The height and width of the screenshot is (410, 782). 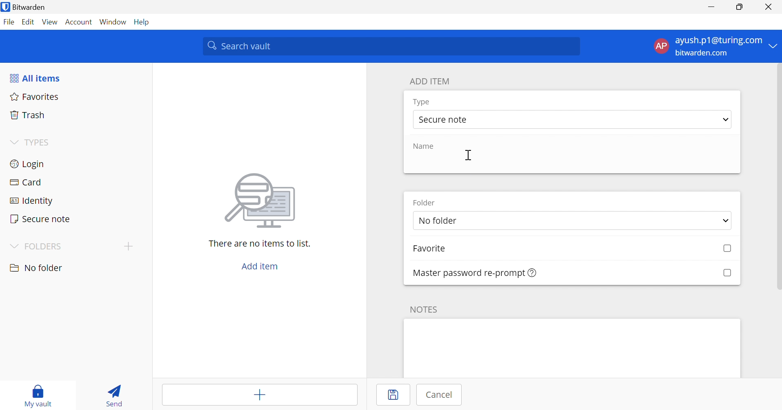 What do you see at coordinates (5, 7) in the screenshot?
I see `bitwarden logo` at bounding box center [5, 7].